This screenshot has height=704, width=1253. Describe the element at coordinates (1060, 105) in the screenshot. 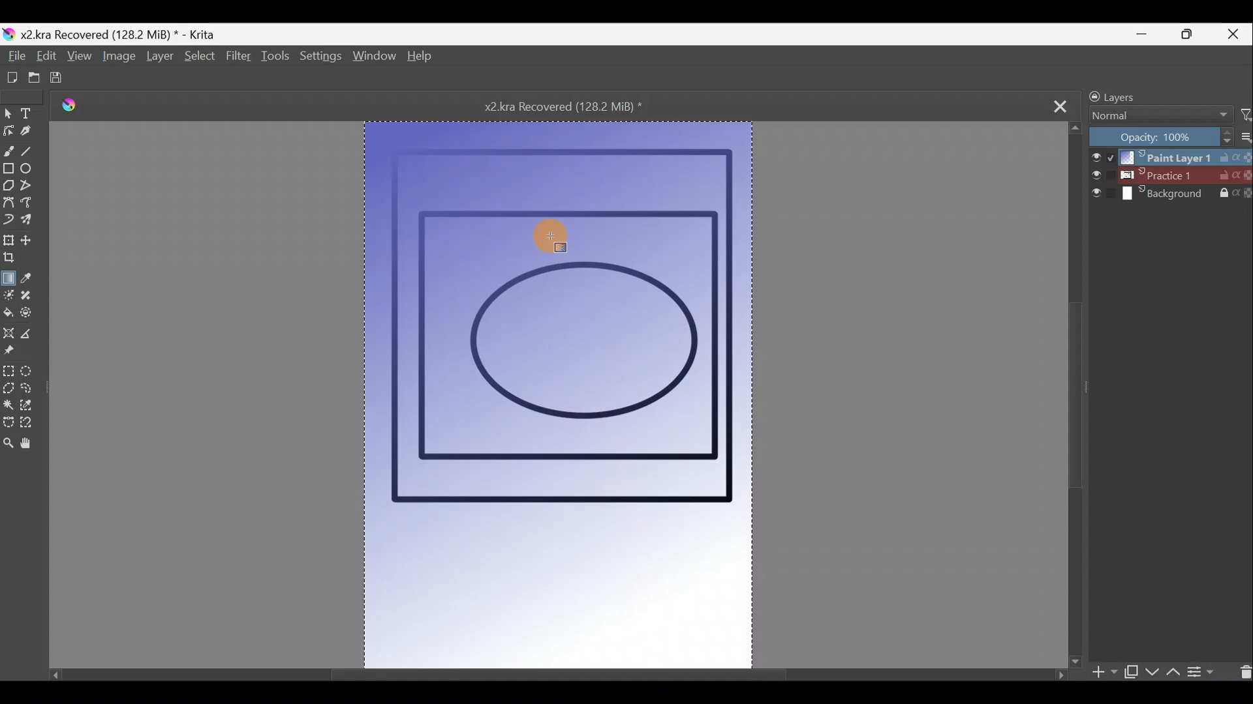

I see `Close tab` at that location.